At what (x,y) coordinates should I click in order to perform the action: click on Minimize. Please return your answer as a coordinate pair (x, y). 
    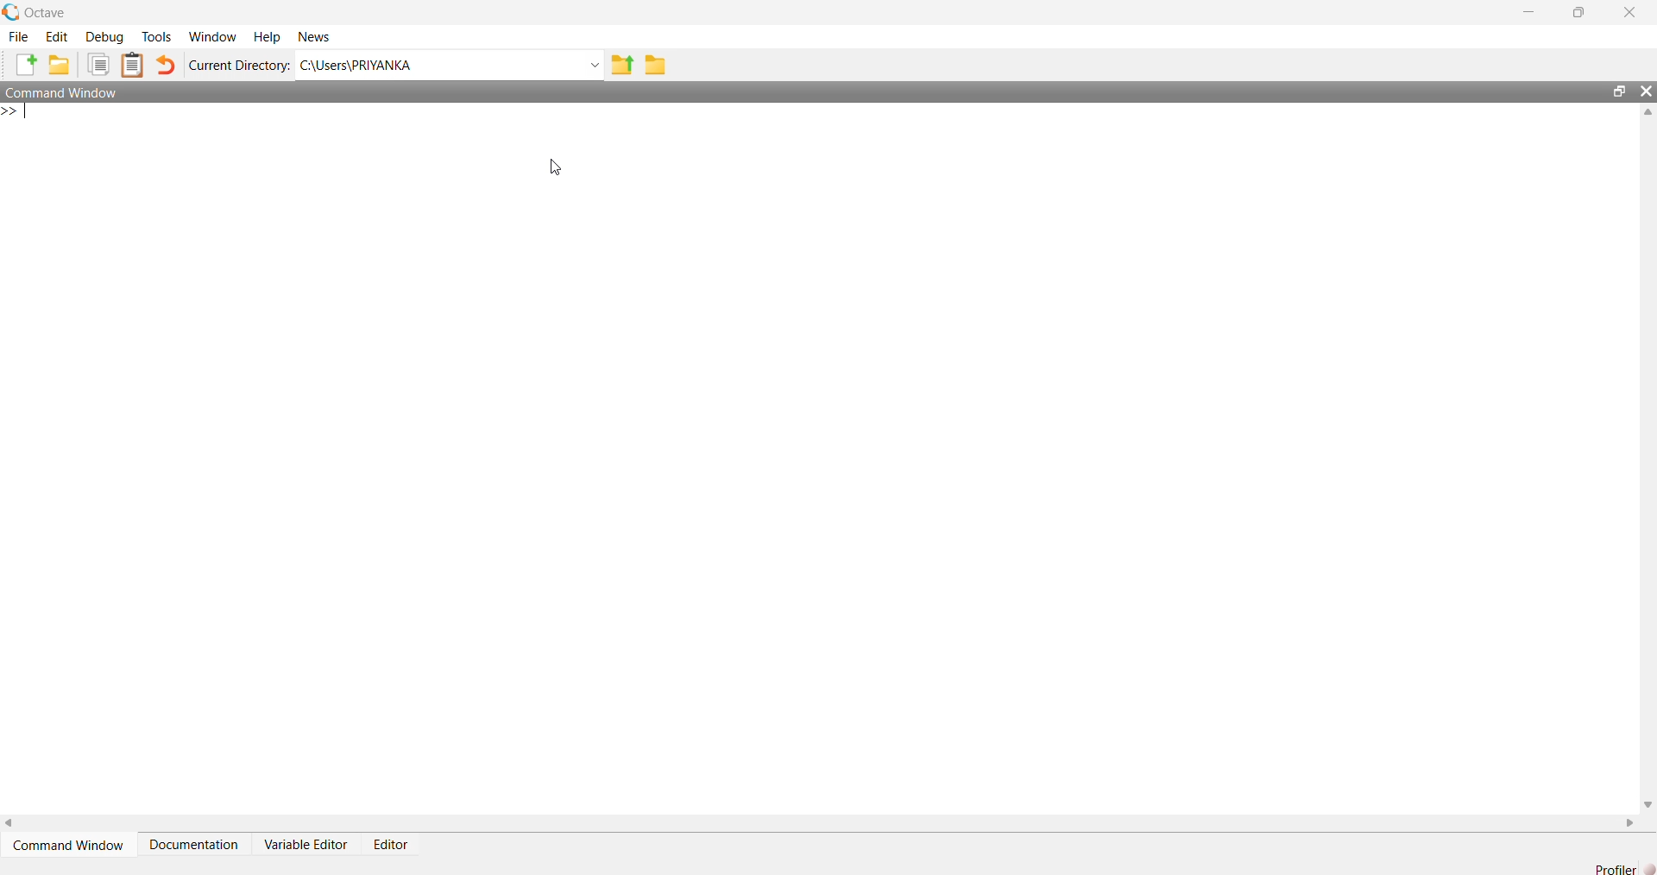
    Looking at the image, I should click on (1528, 12).